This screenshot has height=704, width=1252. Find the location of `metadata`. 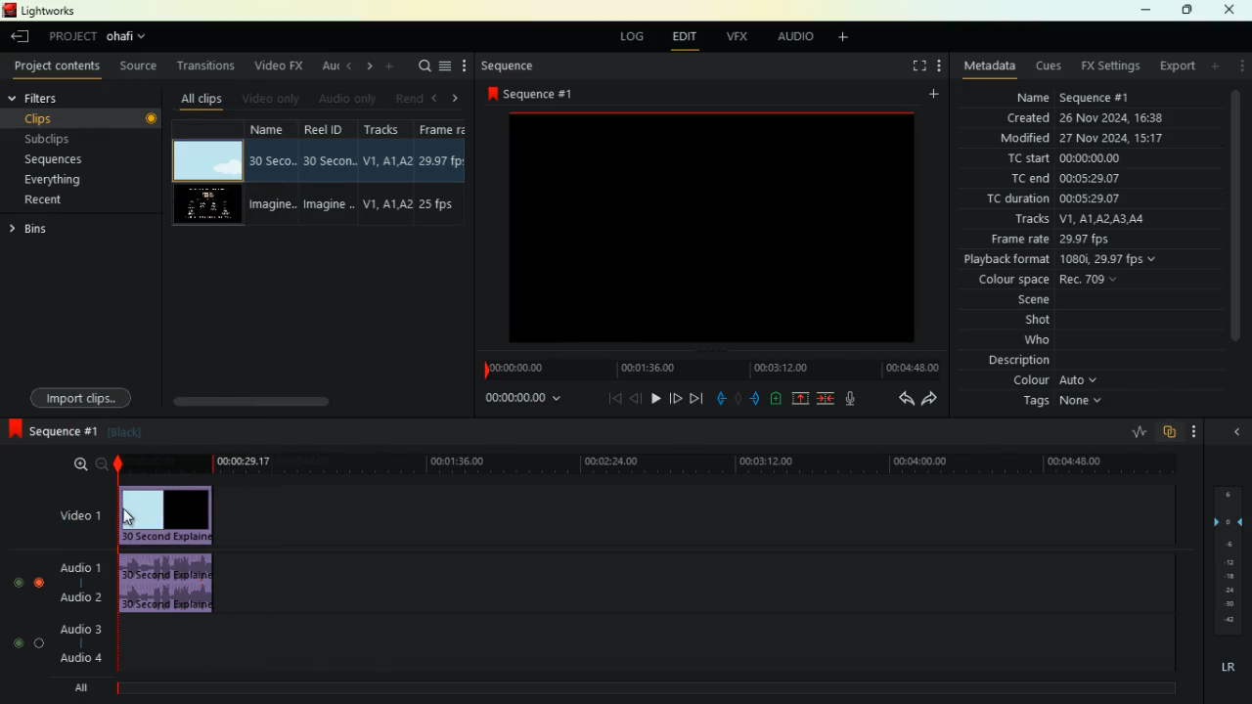

metadata is located at coordinates (990, 65).